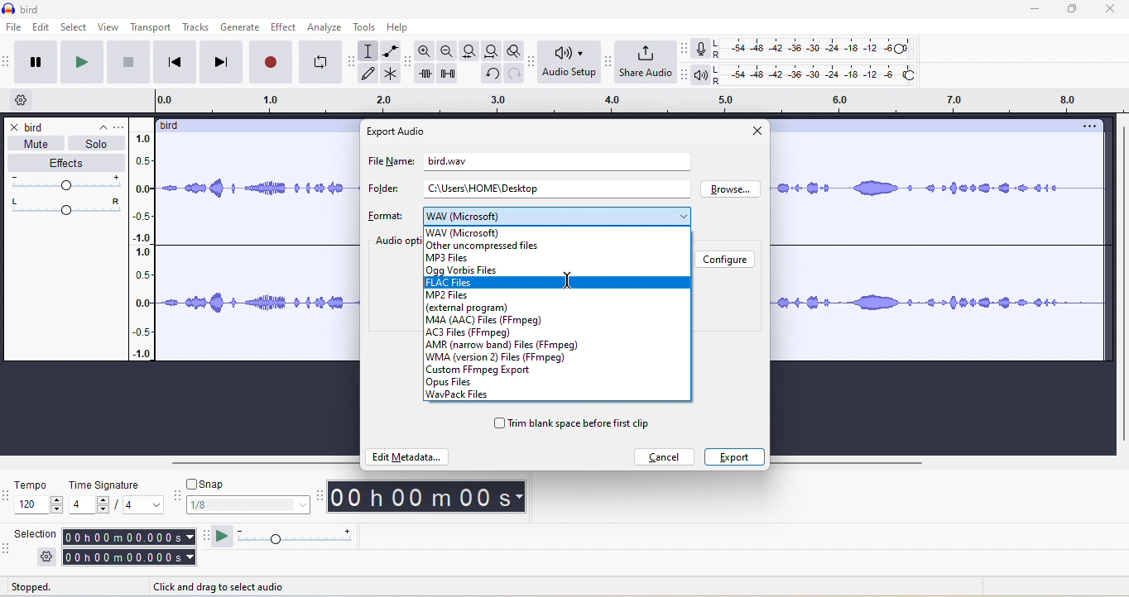  Describe the element at coordinates (180, 499) in the screenshot. I see `audacity snapping toolbar` at that location.